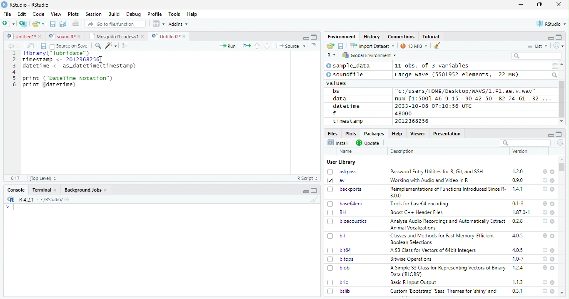 The width and height of the screenshot is (569, 299). I want to click on values, so click(337, 82).